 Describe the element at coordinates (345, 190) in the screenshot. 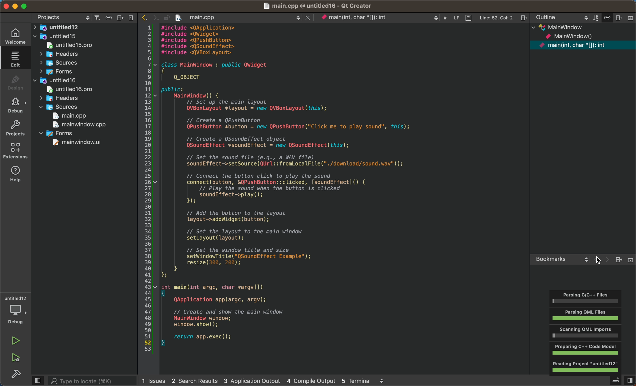

I see `main file` at that location.